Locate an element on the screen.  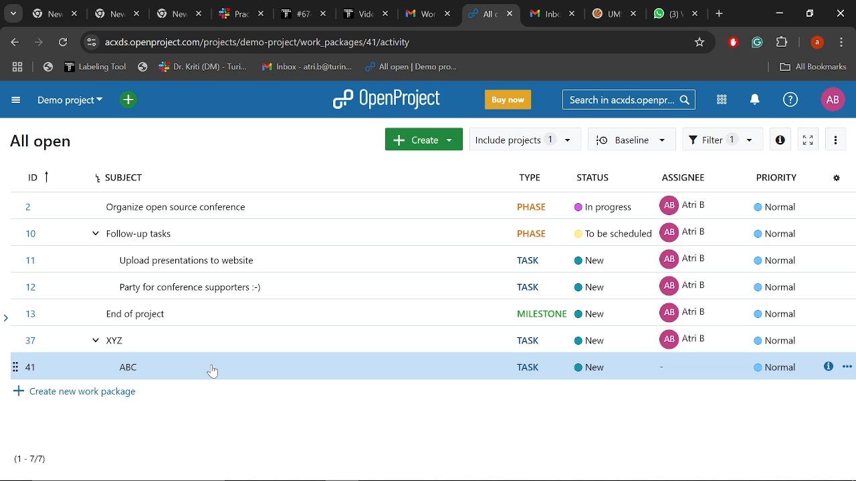
Adblock is located at coordinates (732, 43).